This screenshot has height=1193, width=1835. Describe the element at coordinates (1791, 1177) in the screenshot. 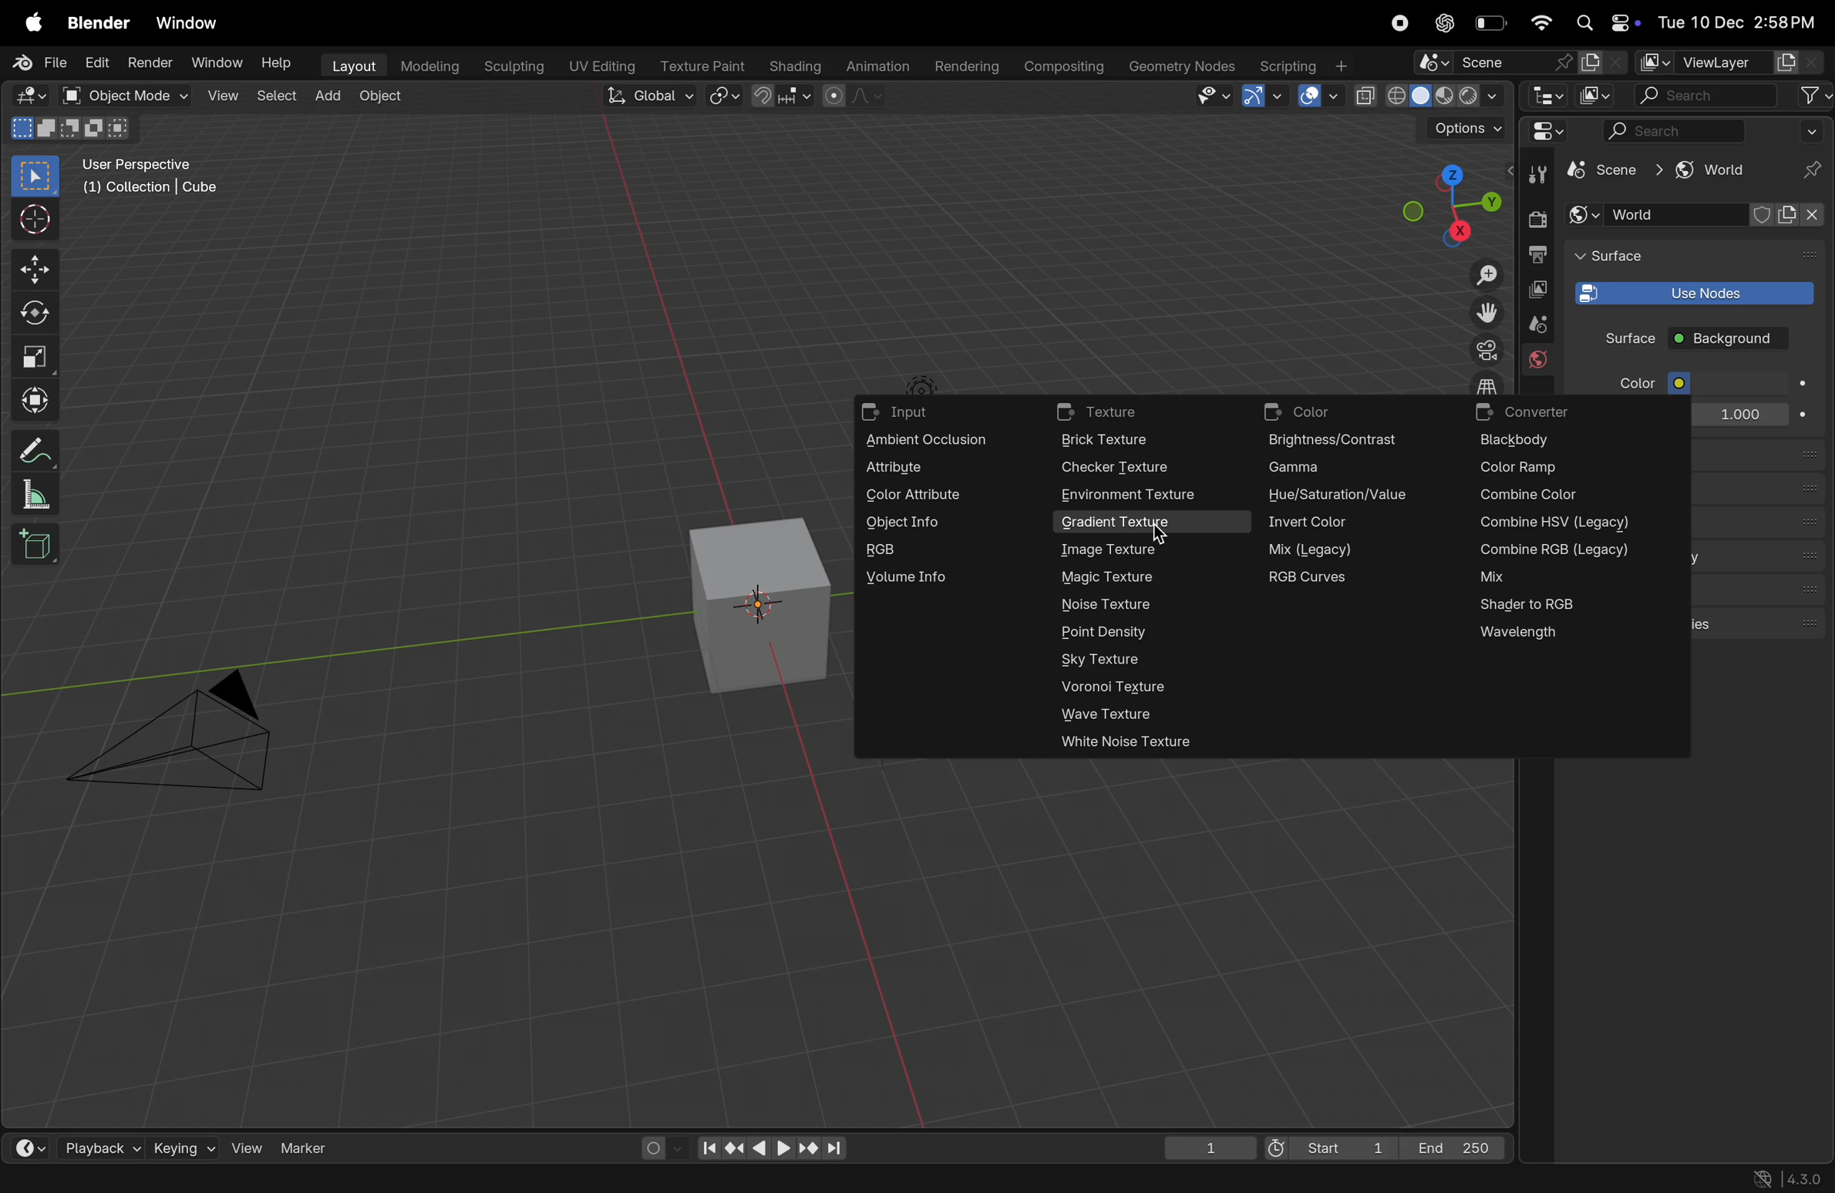

I see `Version` at that location.